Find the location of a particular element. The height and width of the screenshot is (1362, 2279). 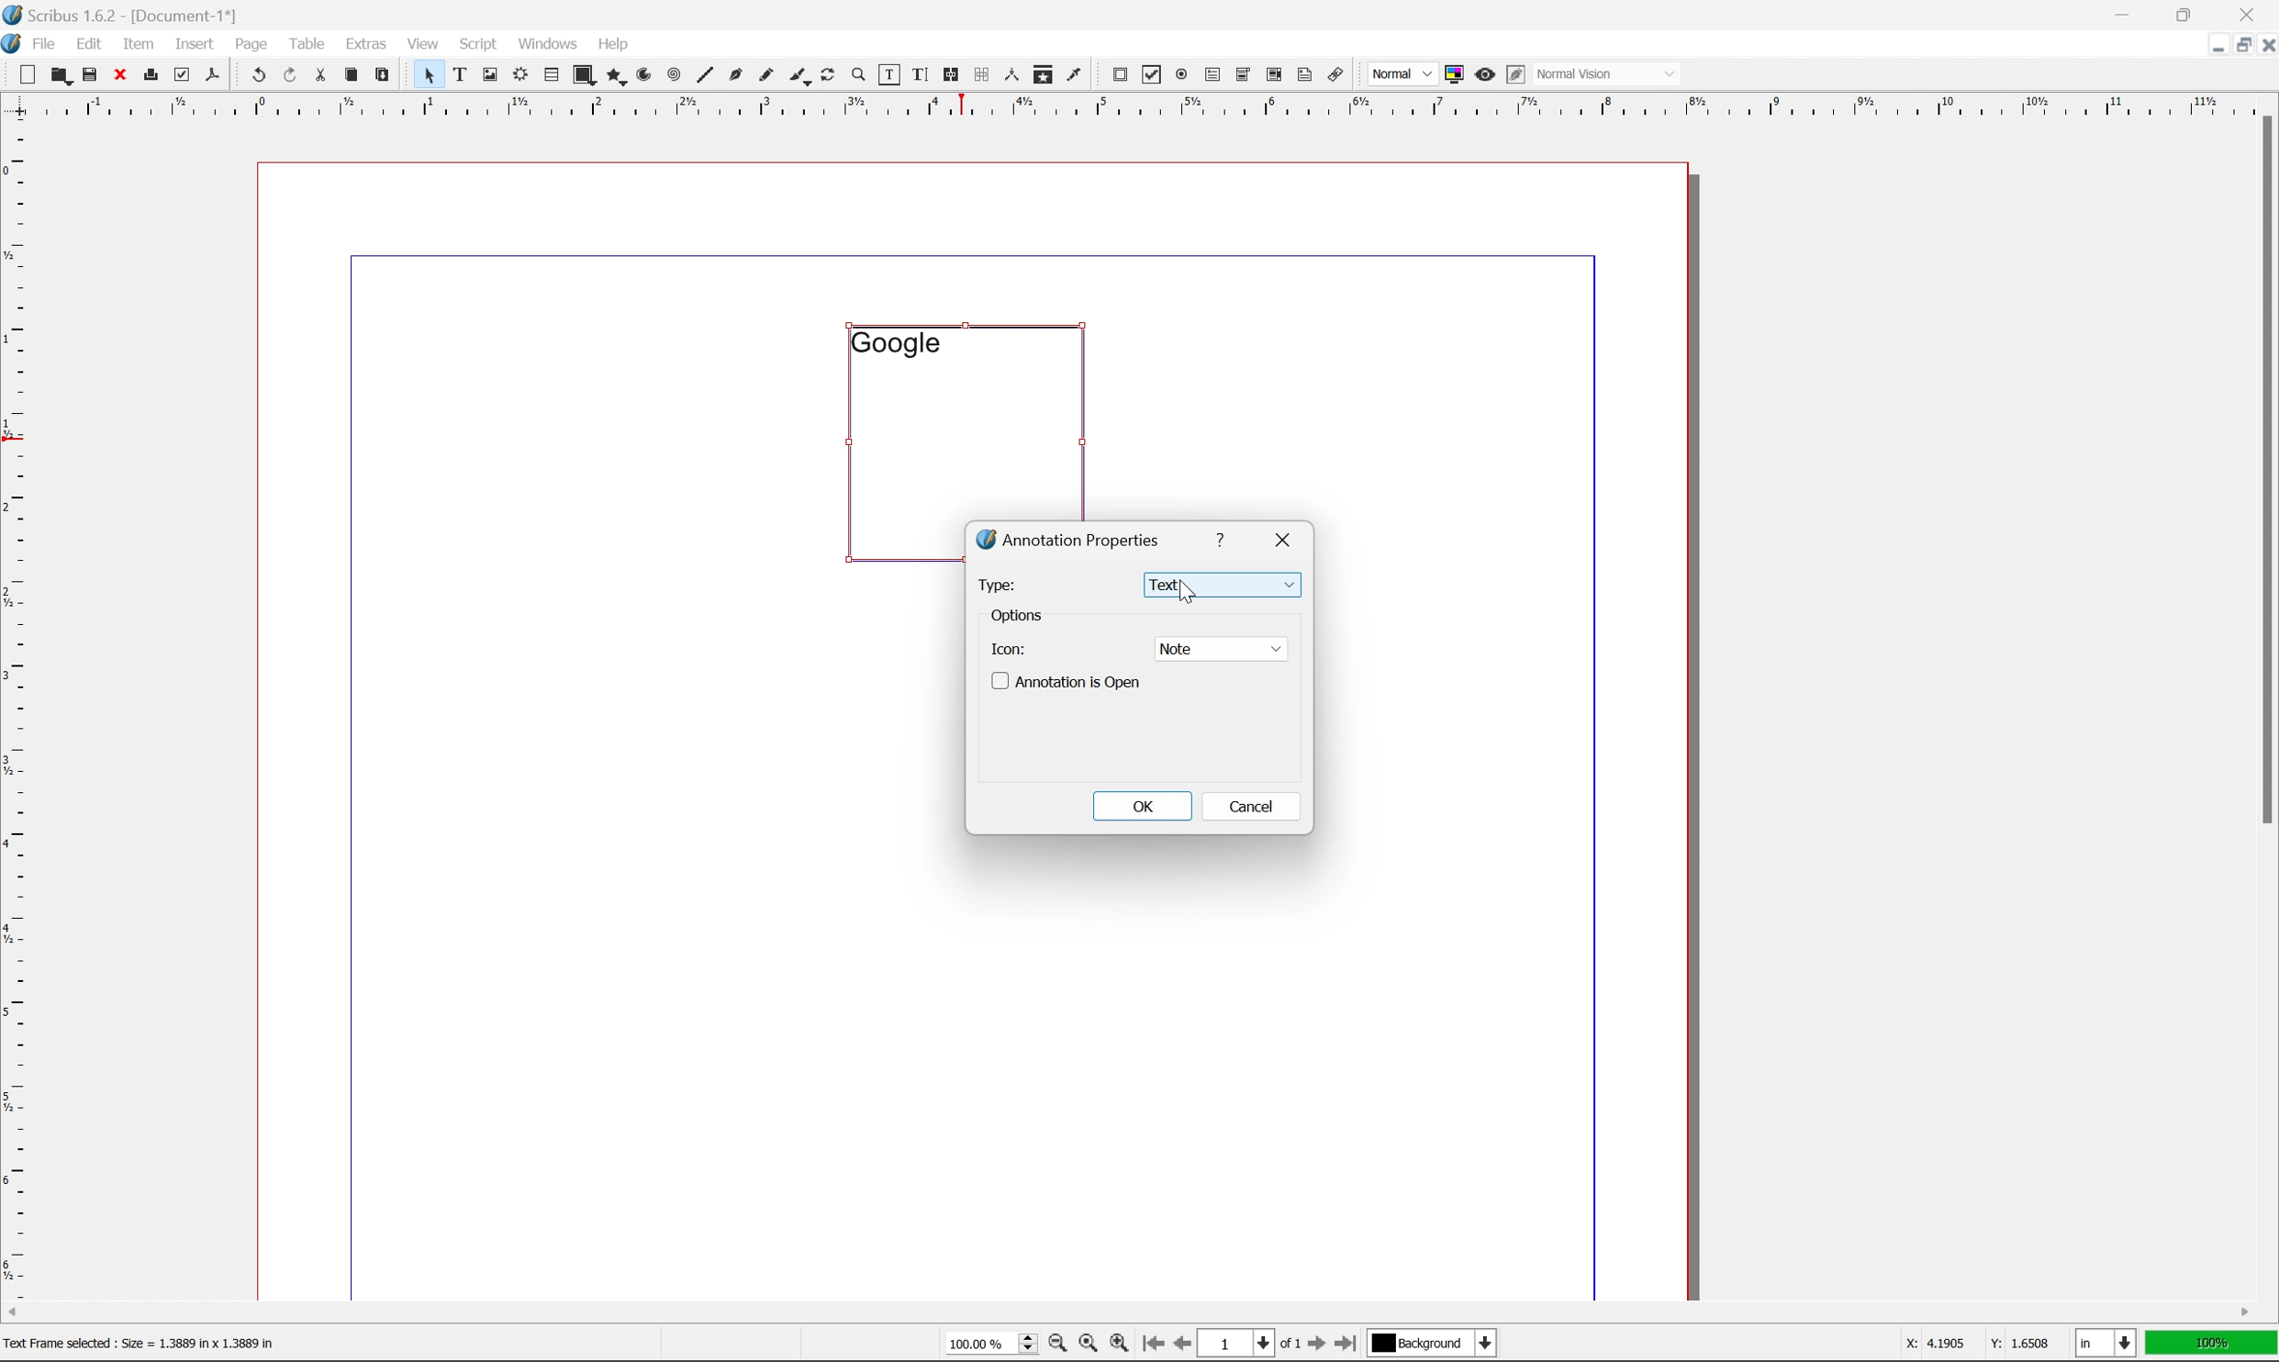

freehand line is located at coordinates (768, 76).